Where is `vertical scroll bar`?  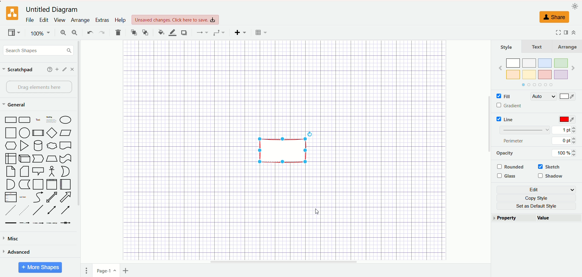
vertical scroll bar is located at coordinates (80, 158).